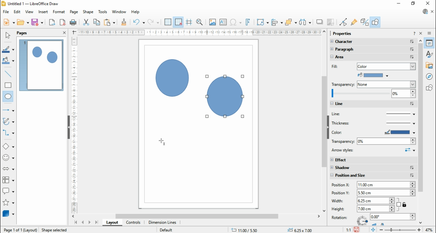 This screenshot has height=233, width=436. What do you see at coordinates (179, 22) in the screenshot?
I see `snap to grid` at bounding box center [179, 22].